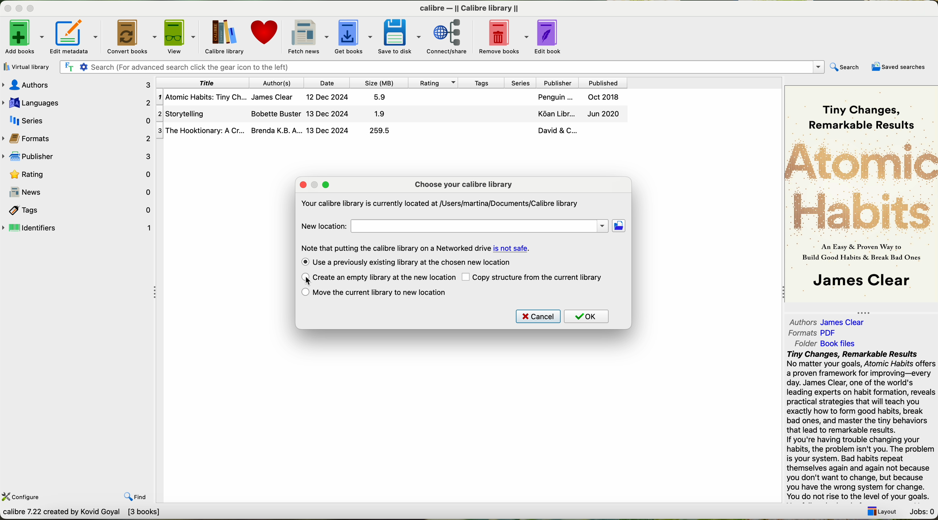 This screenshot has width=938, height=520. Describe the element at coordinates (265, 36) in the screenshot. I see `donate` at that location.